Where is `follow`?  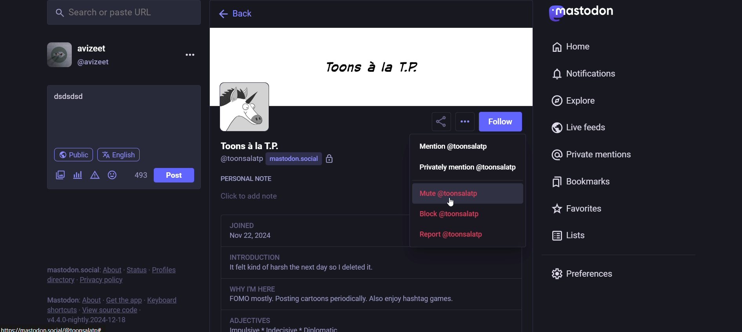
follow is located at coordinates (503, 122).